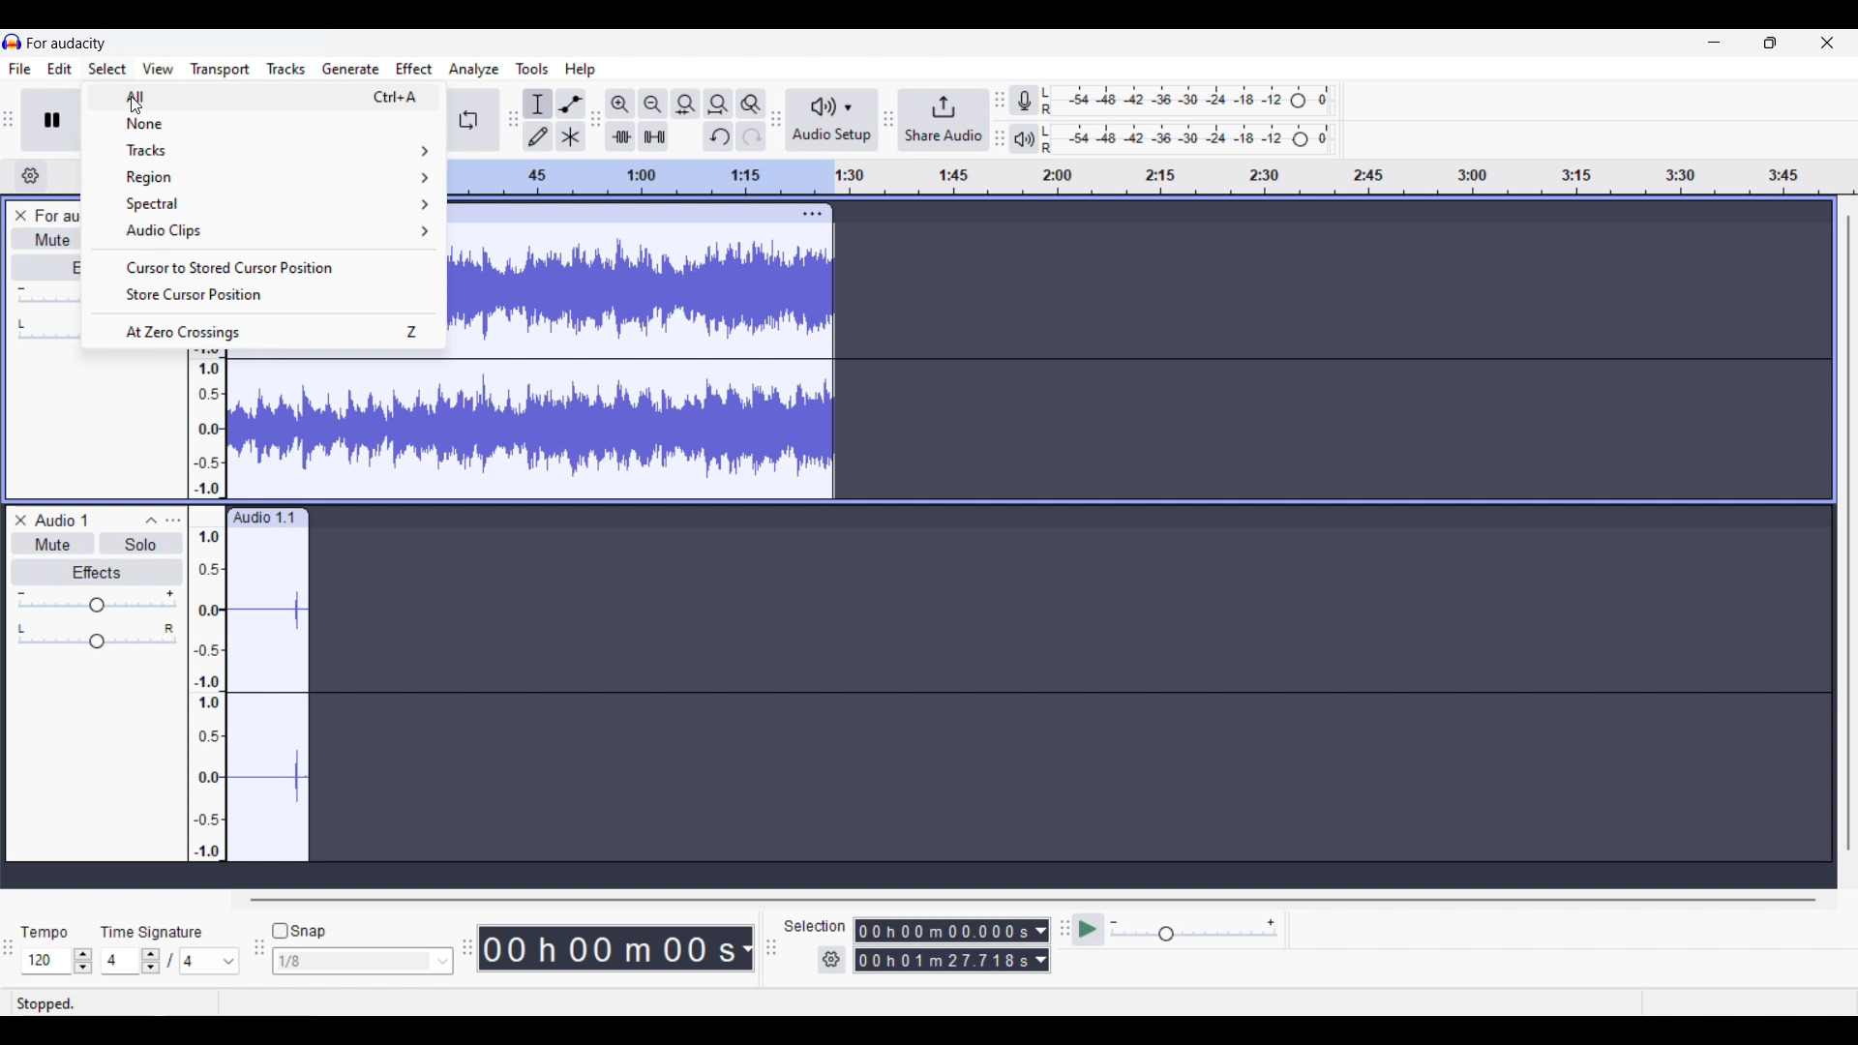 This screenshot has height=1045, width=1858. Describe the element at coordinates (142, 543) in the screenshot. I see `solo` at that location.